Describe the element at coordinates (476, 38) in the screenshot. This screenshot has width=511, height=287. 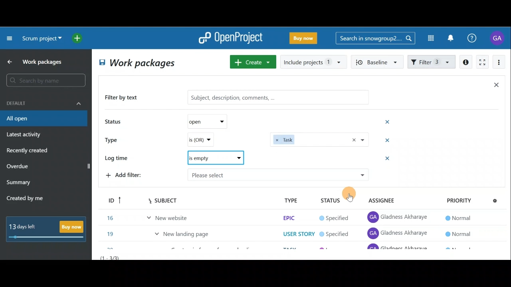
I see `Help` at that location.